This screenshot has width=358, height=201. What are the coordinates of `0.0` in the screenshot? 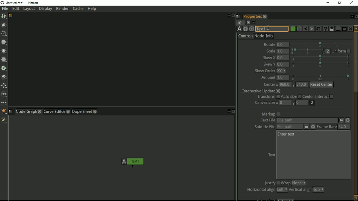 It's located at (283, 64).